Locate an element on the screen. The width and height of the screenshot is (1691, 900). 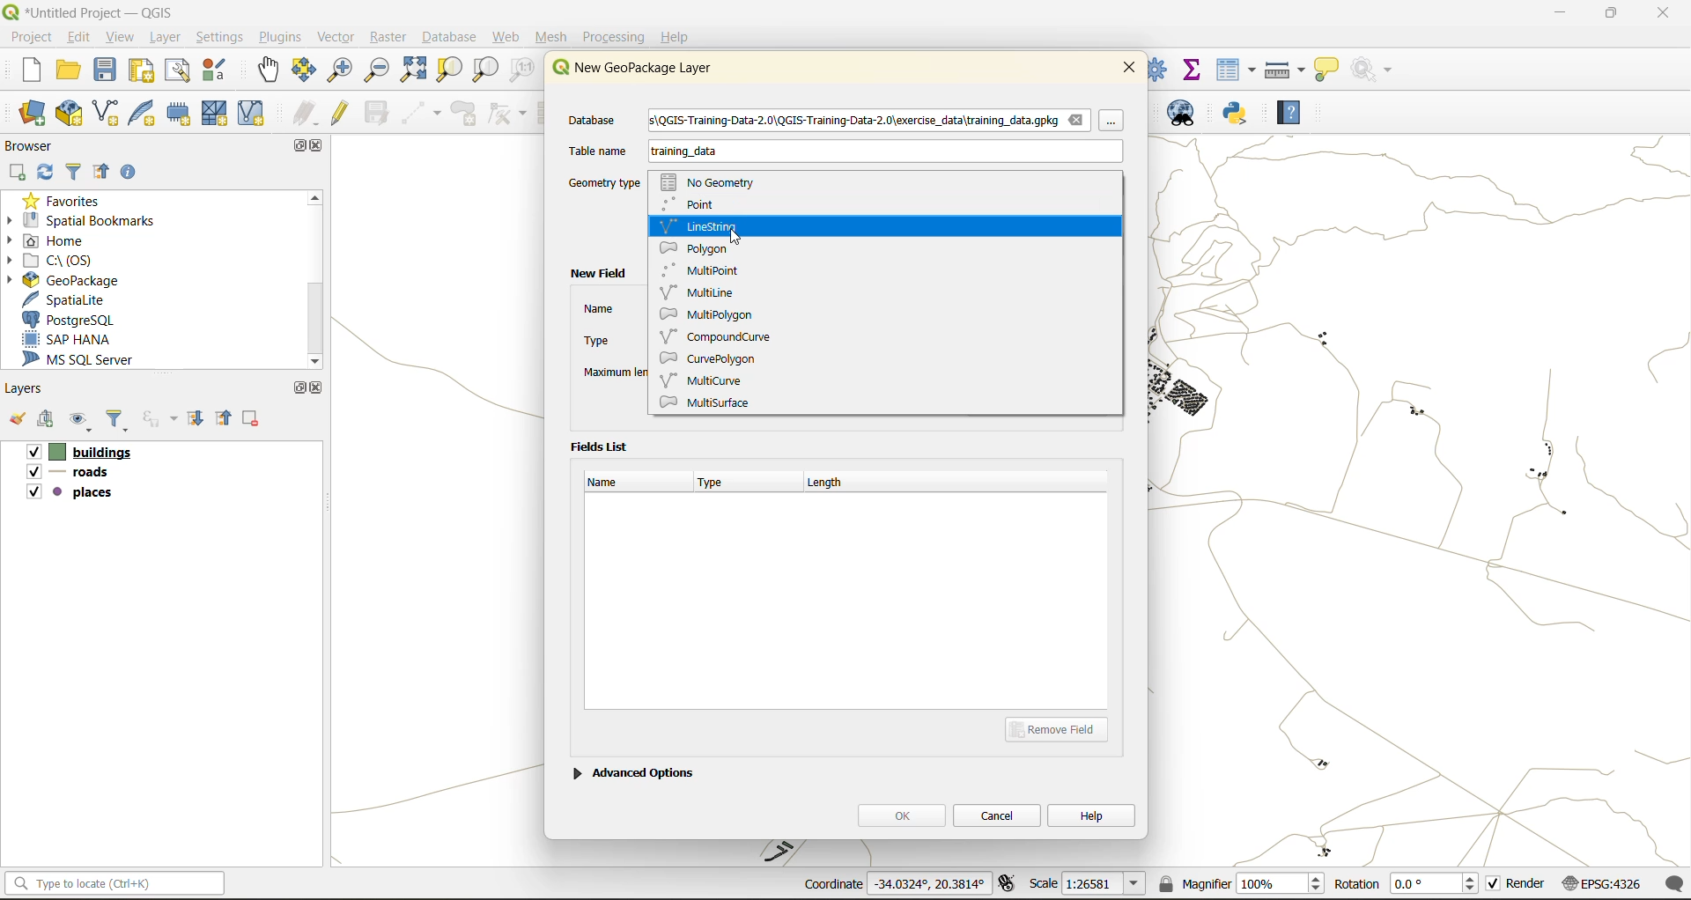
layers is located at coordinates (28, 389).